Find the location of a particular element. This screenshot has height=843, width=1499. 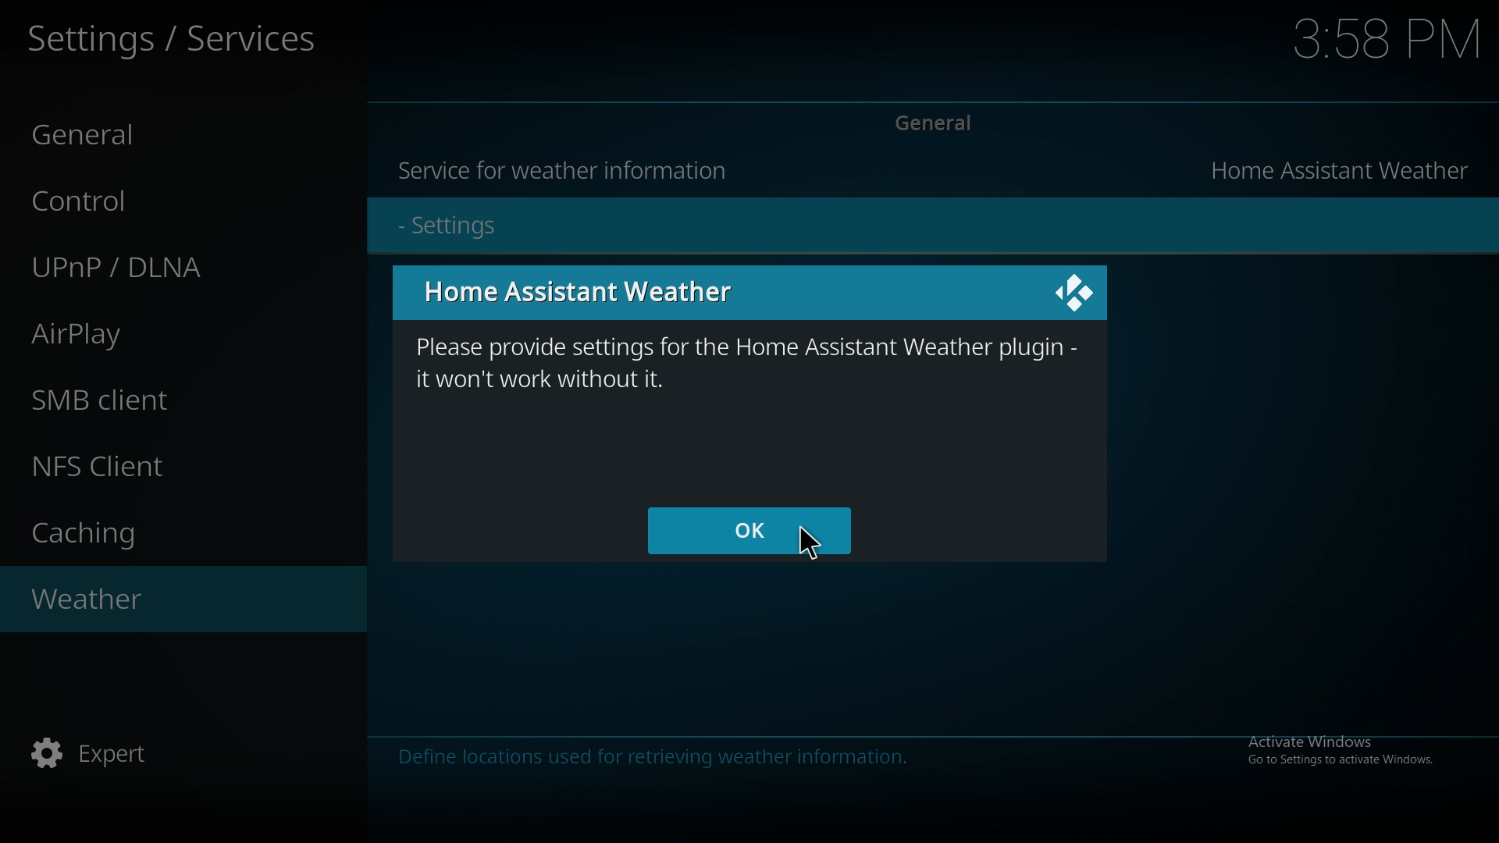

- Settings is located at coordinates (492, 229).